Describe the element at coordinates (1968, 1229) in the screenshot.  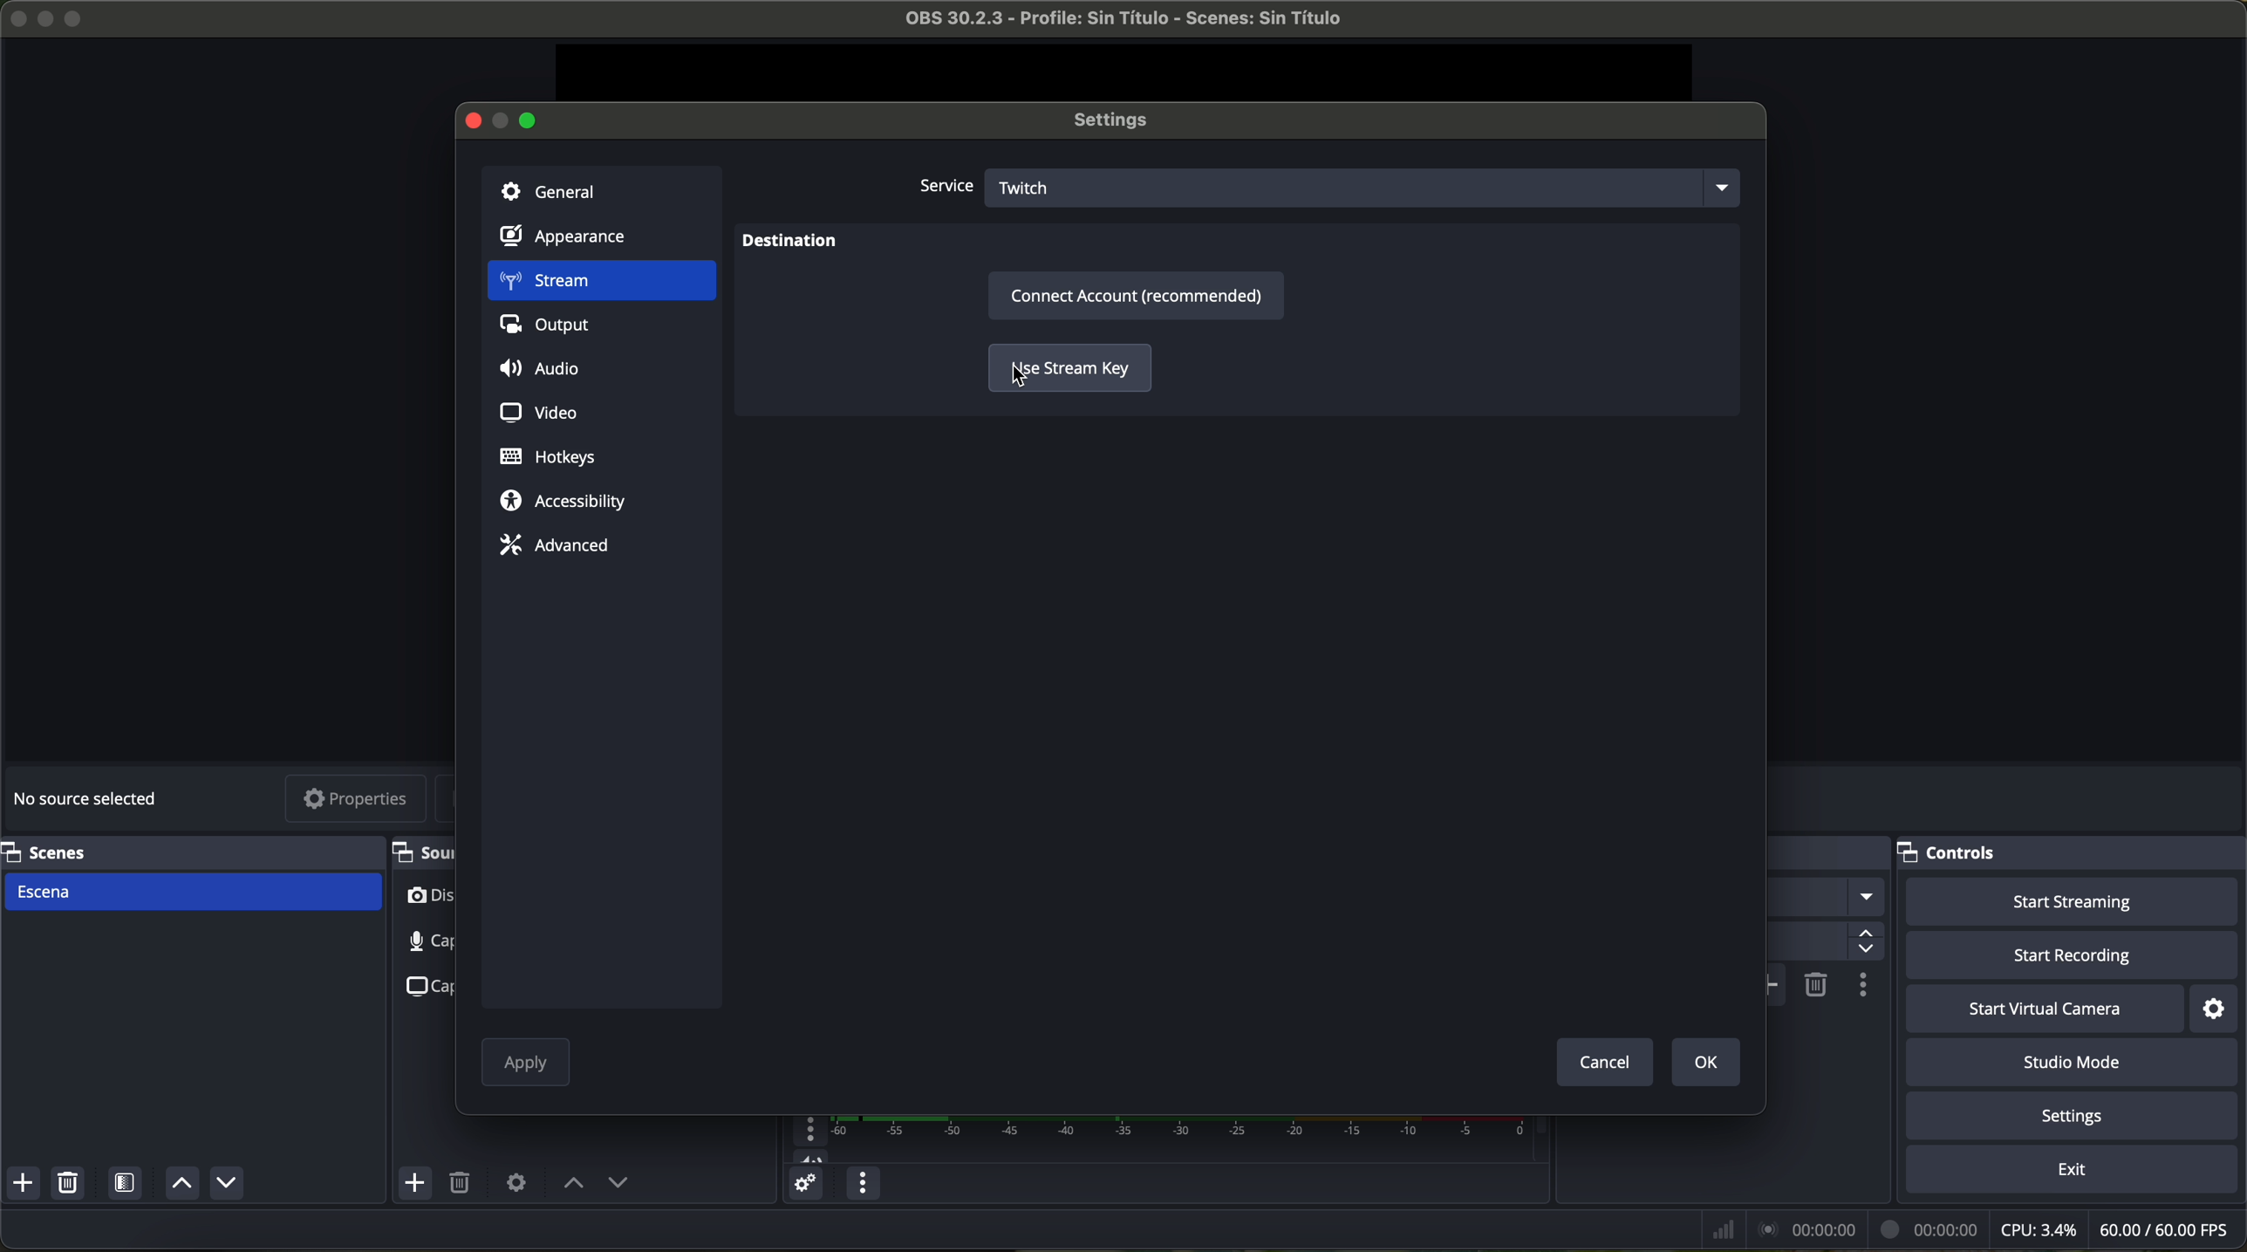
I see `data` at that location.